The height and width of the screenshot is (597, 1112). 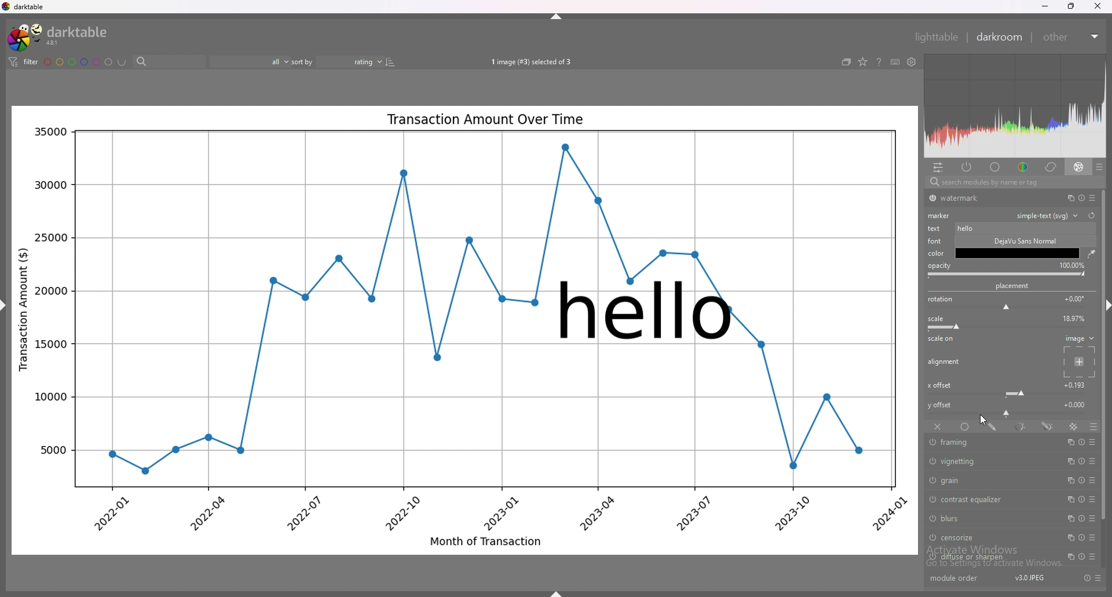 What do you see at coordinates (1007, 275) in the screenshot?
I see `opacity bar` at bounding box center [1007, 275].